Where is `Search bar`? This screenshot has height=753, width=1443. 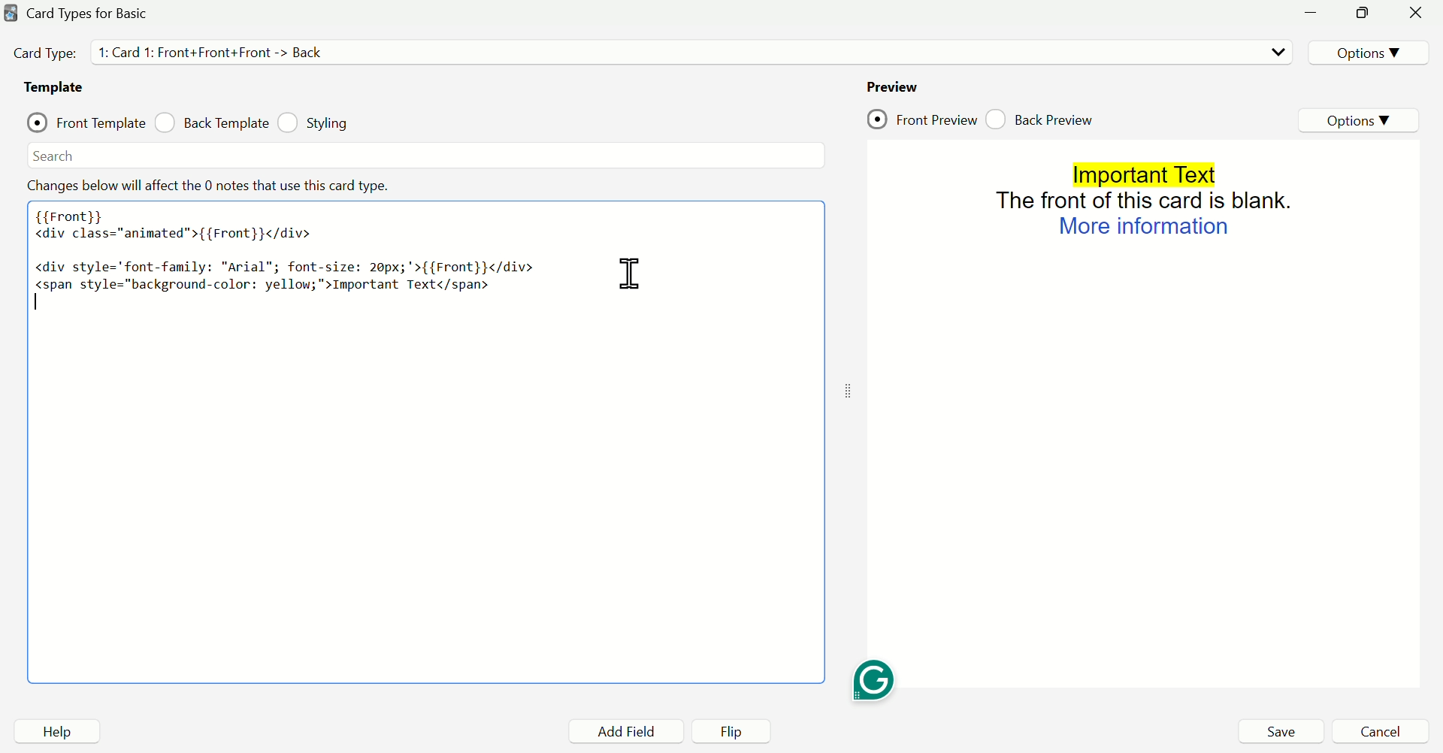 Search bar is located at coordinates (422, 155).